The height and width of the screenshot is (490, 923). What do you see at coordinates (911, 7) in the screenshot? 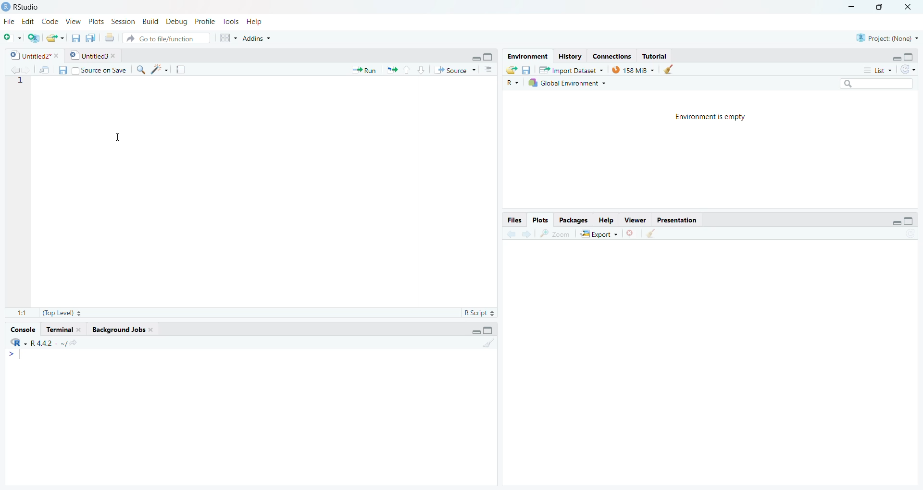
I see `close` at bounding box center [911, 7].